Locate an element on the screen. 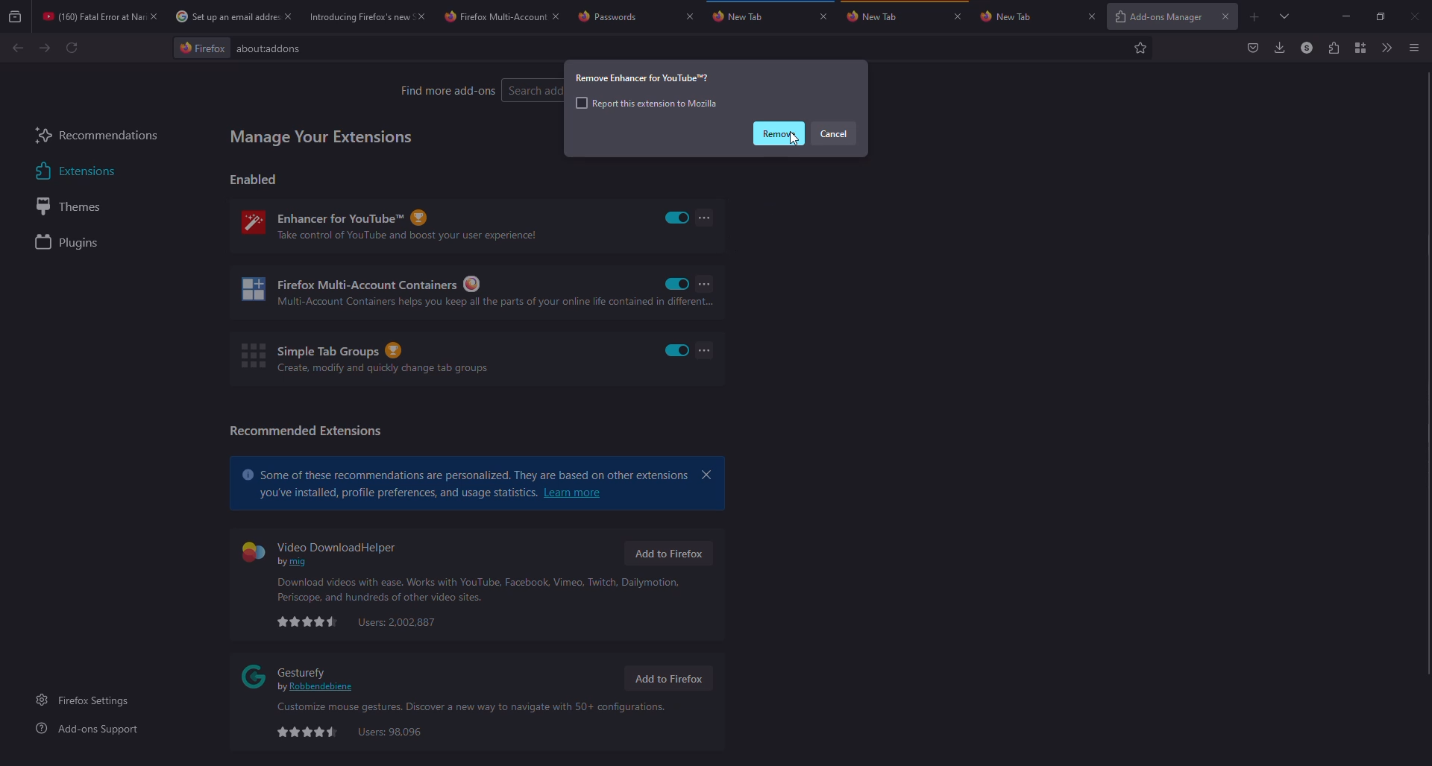 The height and width of the screenshot is (766, 1432). Cursor is located at coordinates (794, 139).